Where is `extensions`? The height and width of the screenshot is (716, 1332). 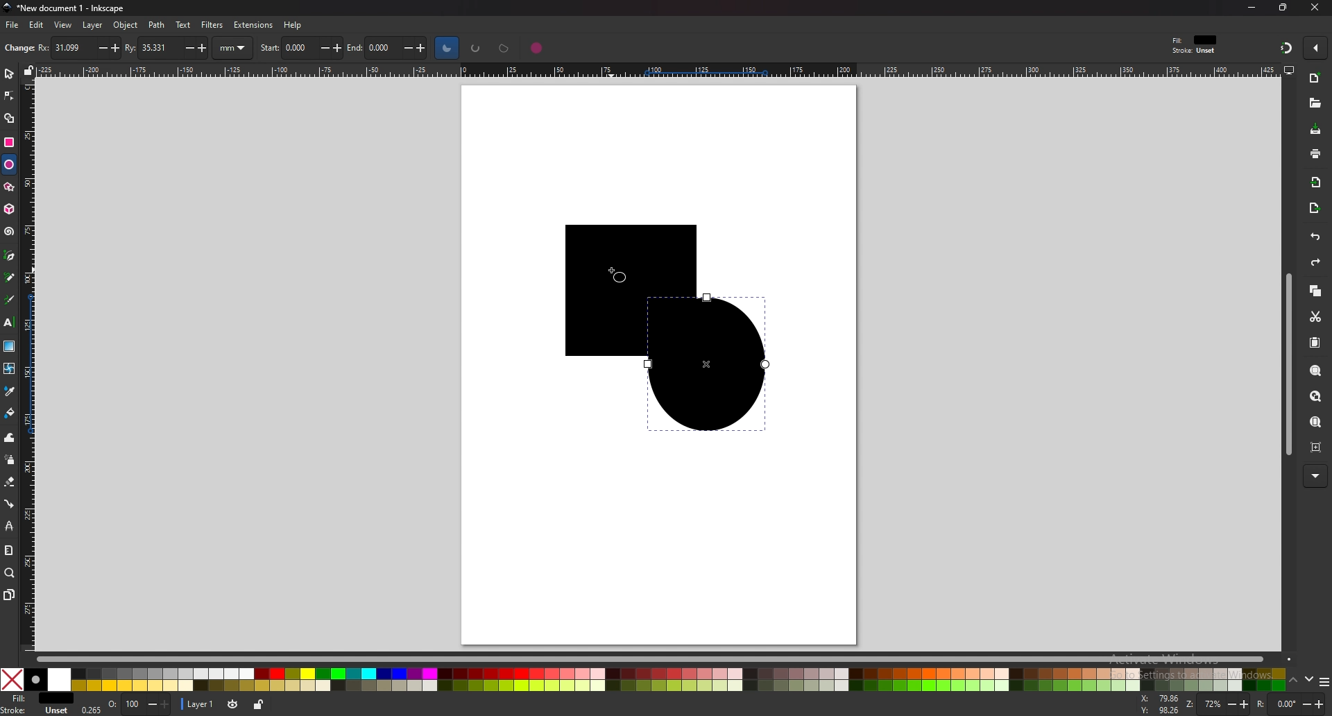
extensions is located at coordinates (252, 25).